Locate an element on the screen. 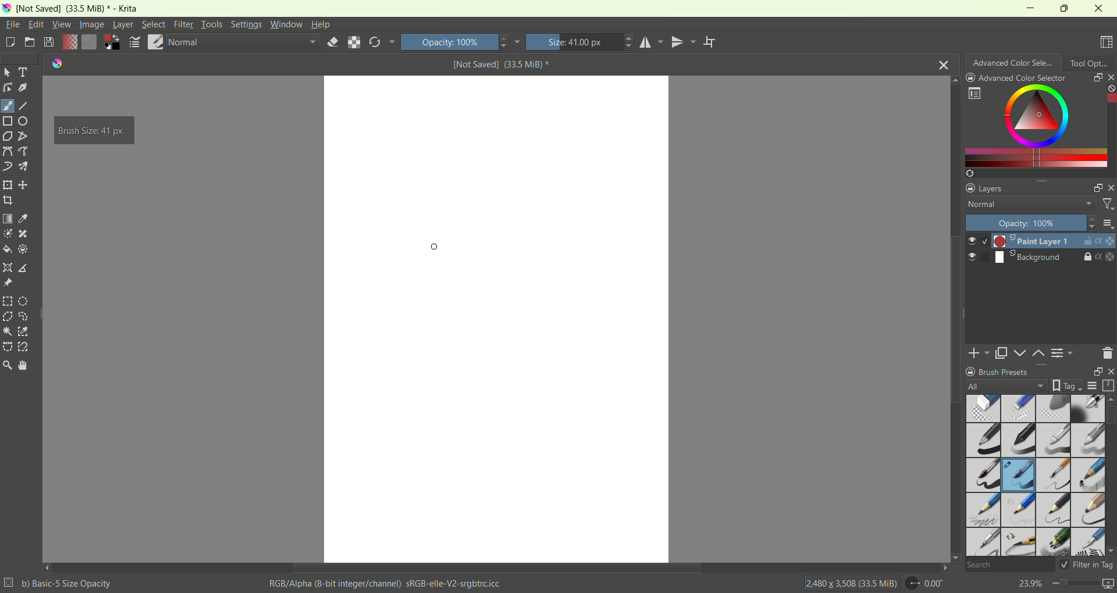 Image resolution: width=1117 pixels, height=593 pixels. close docker is located at coordinates (1110, 77).